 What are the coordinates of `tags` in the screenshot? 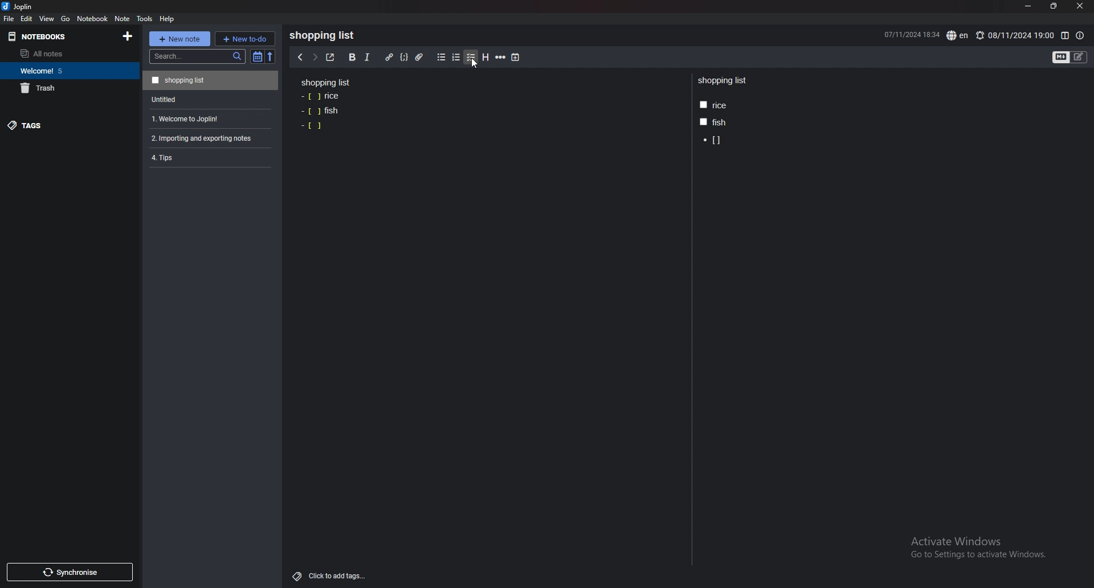 It's located at (61, 125).